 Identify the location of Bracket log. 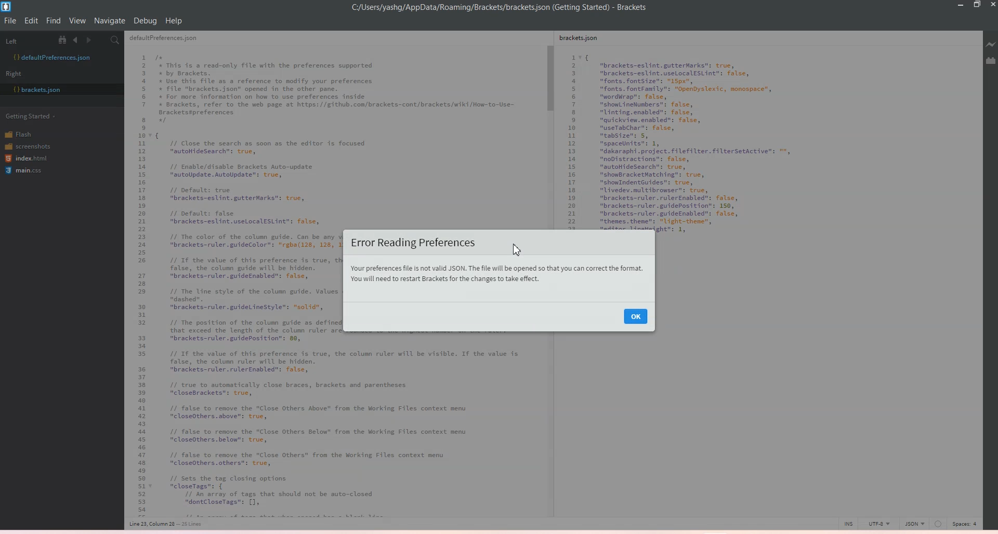
(7, 7).